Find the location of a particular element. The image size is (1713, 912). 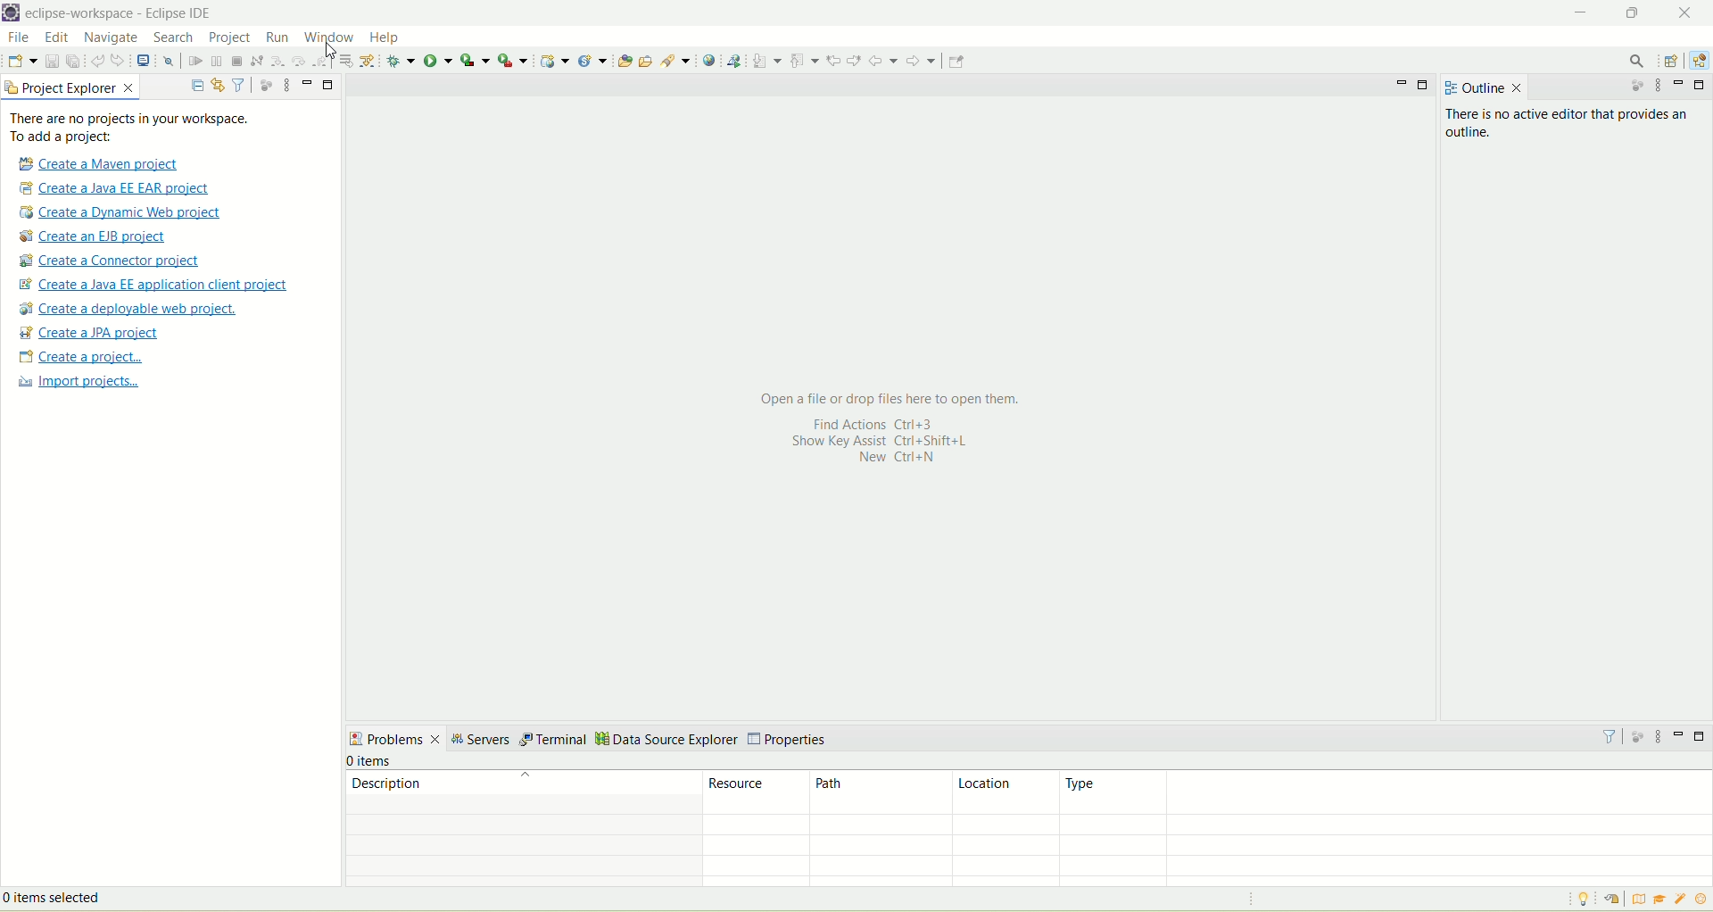

window is located at coordinates (328, 38).